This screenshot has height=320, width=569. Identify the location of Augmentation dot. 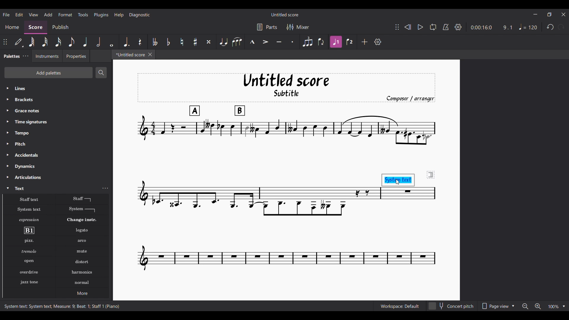
(126, 42).